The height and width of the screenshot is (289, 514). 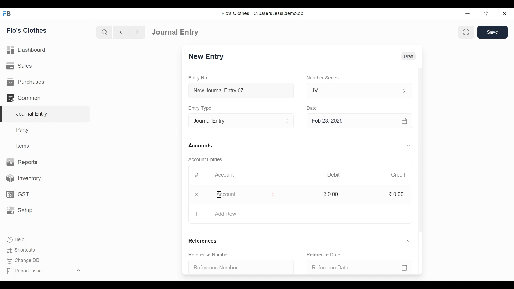 I want to click on Reference Number, so click(x=209, y=254).